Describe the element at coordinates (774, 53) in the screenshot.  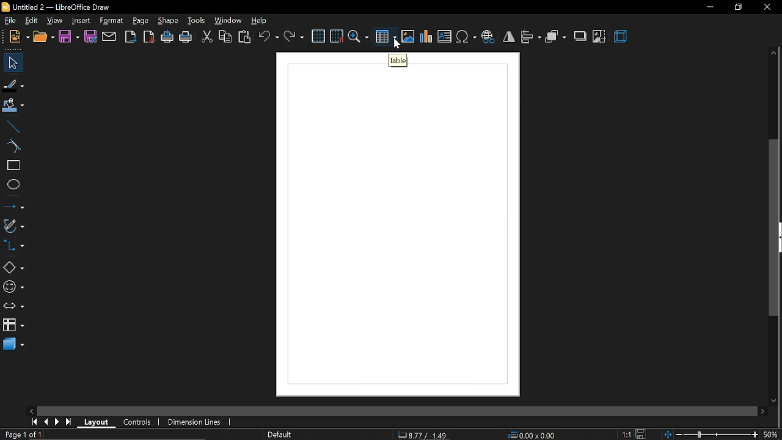
I see `move up` at that location.